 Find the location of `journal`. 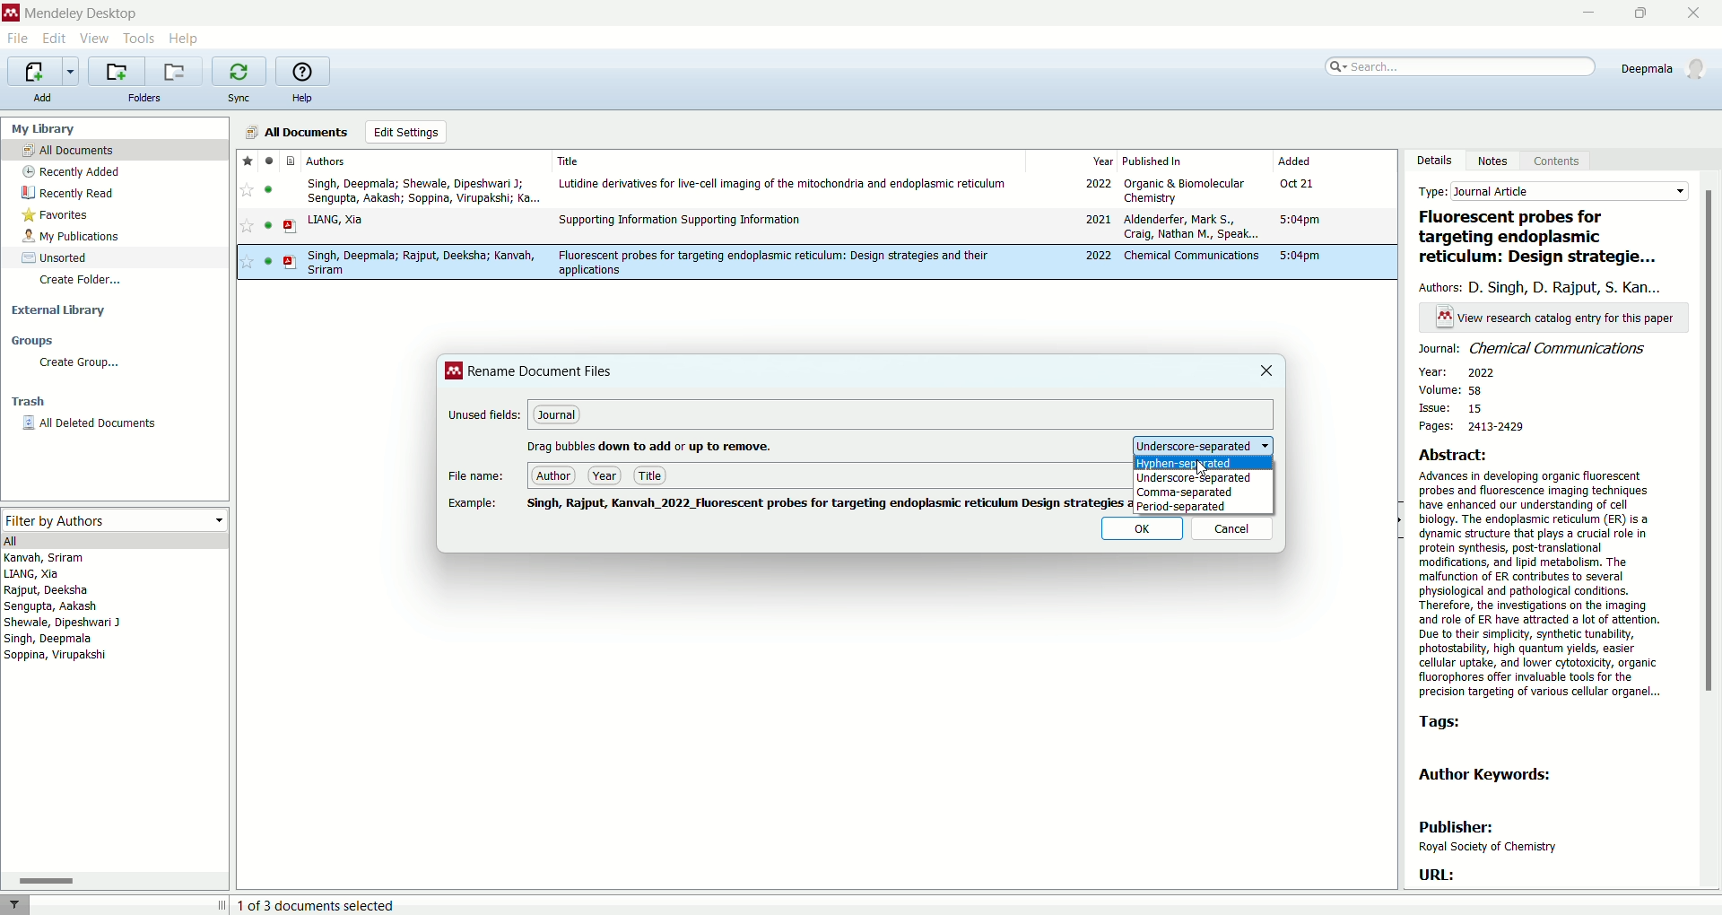

journal is located at coordinates (558, 417).